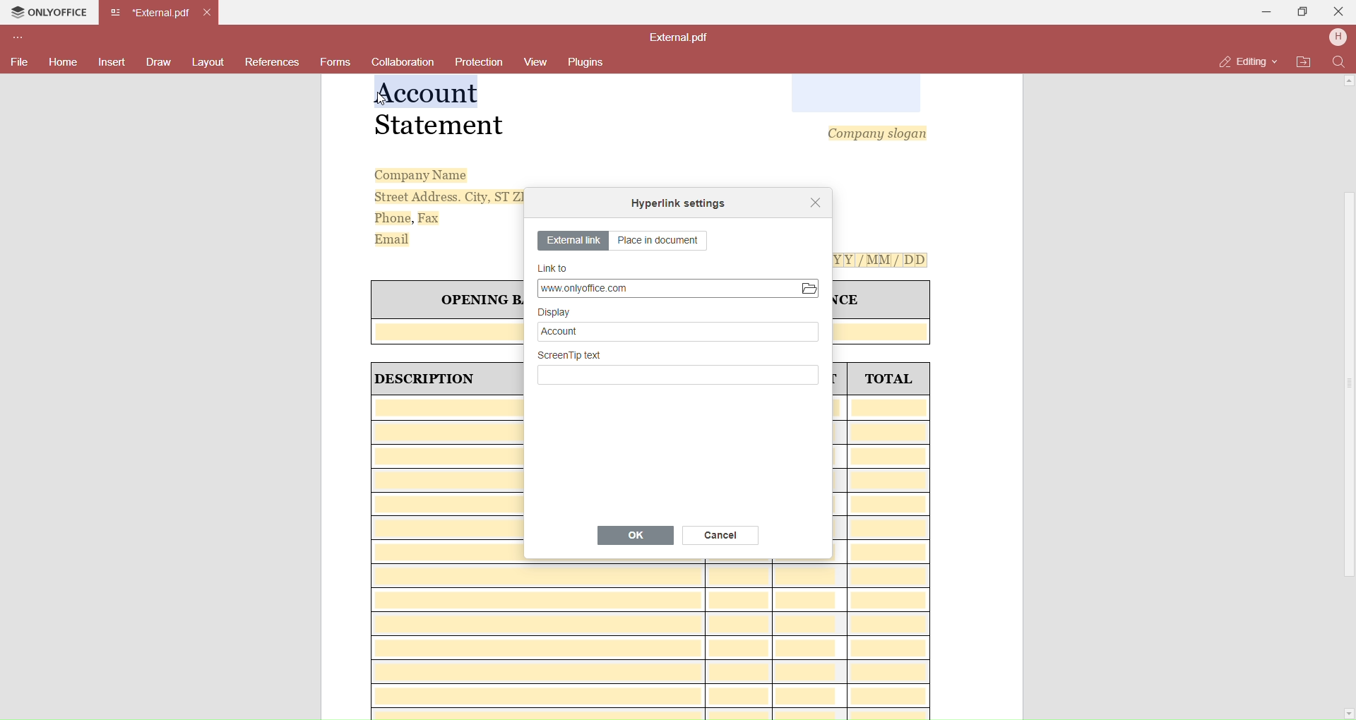 This screenshot has height=720, width=1356. What do you see at coordinates (381, 95) in the screenshot?
I see `cursor` at bounding box center [381, 95].